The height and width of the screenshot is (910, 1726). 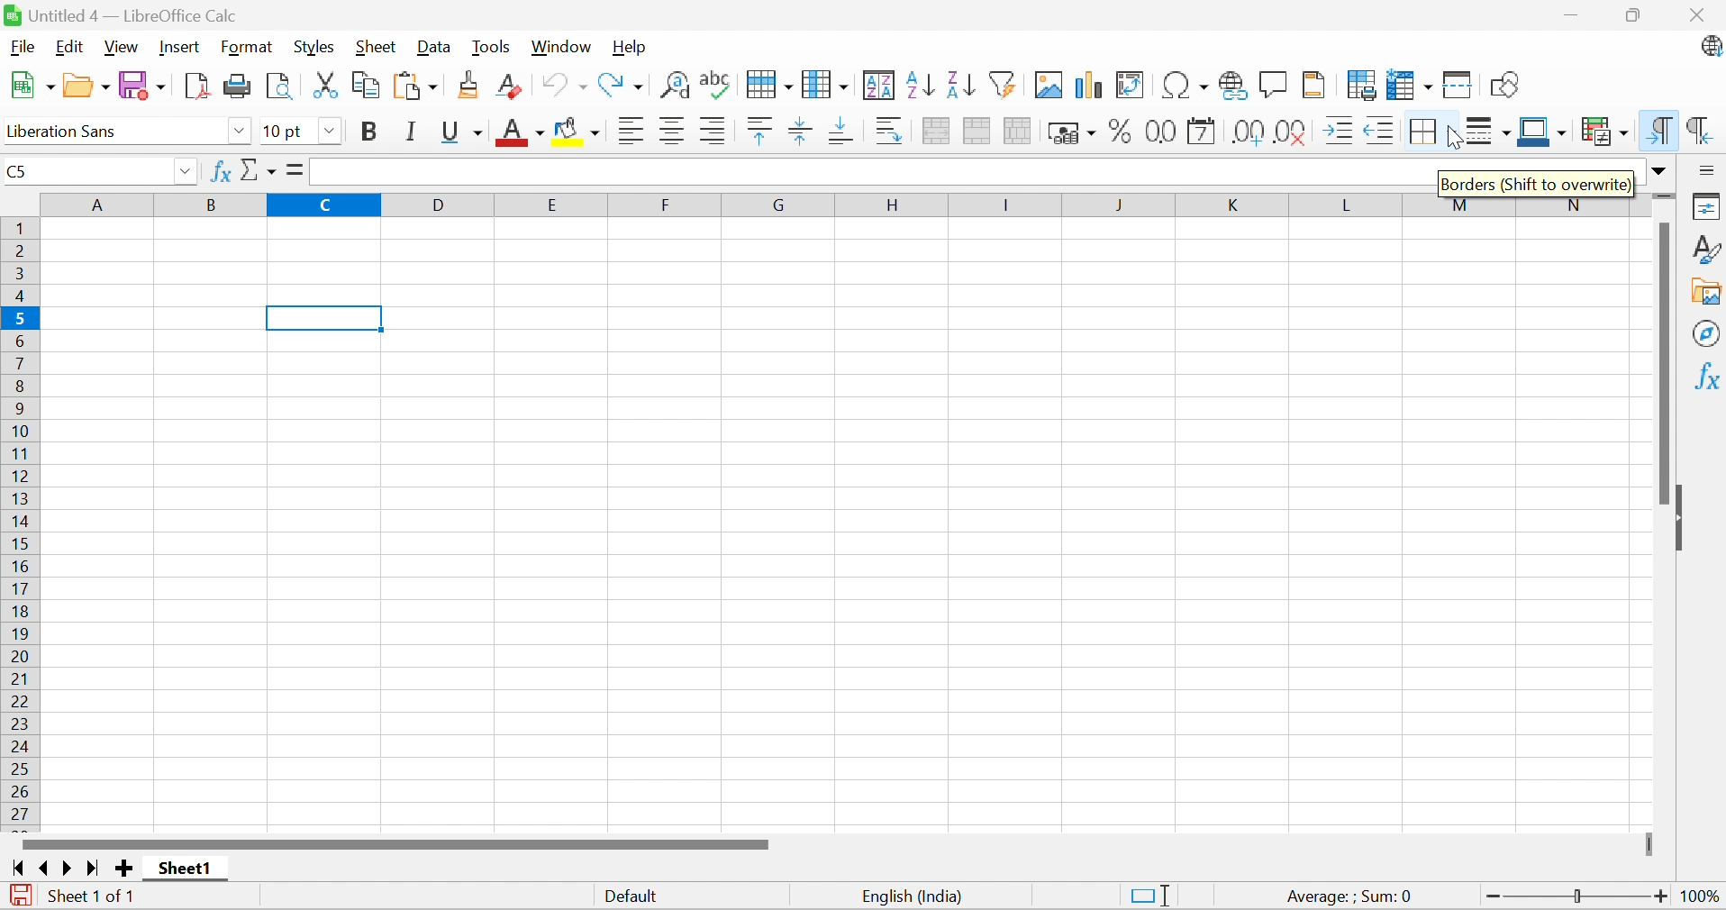 What do you see at coordinates (760, 132) in the screenshot?
I see `Align top` at bounding box center [760, 132].